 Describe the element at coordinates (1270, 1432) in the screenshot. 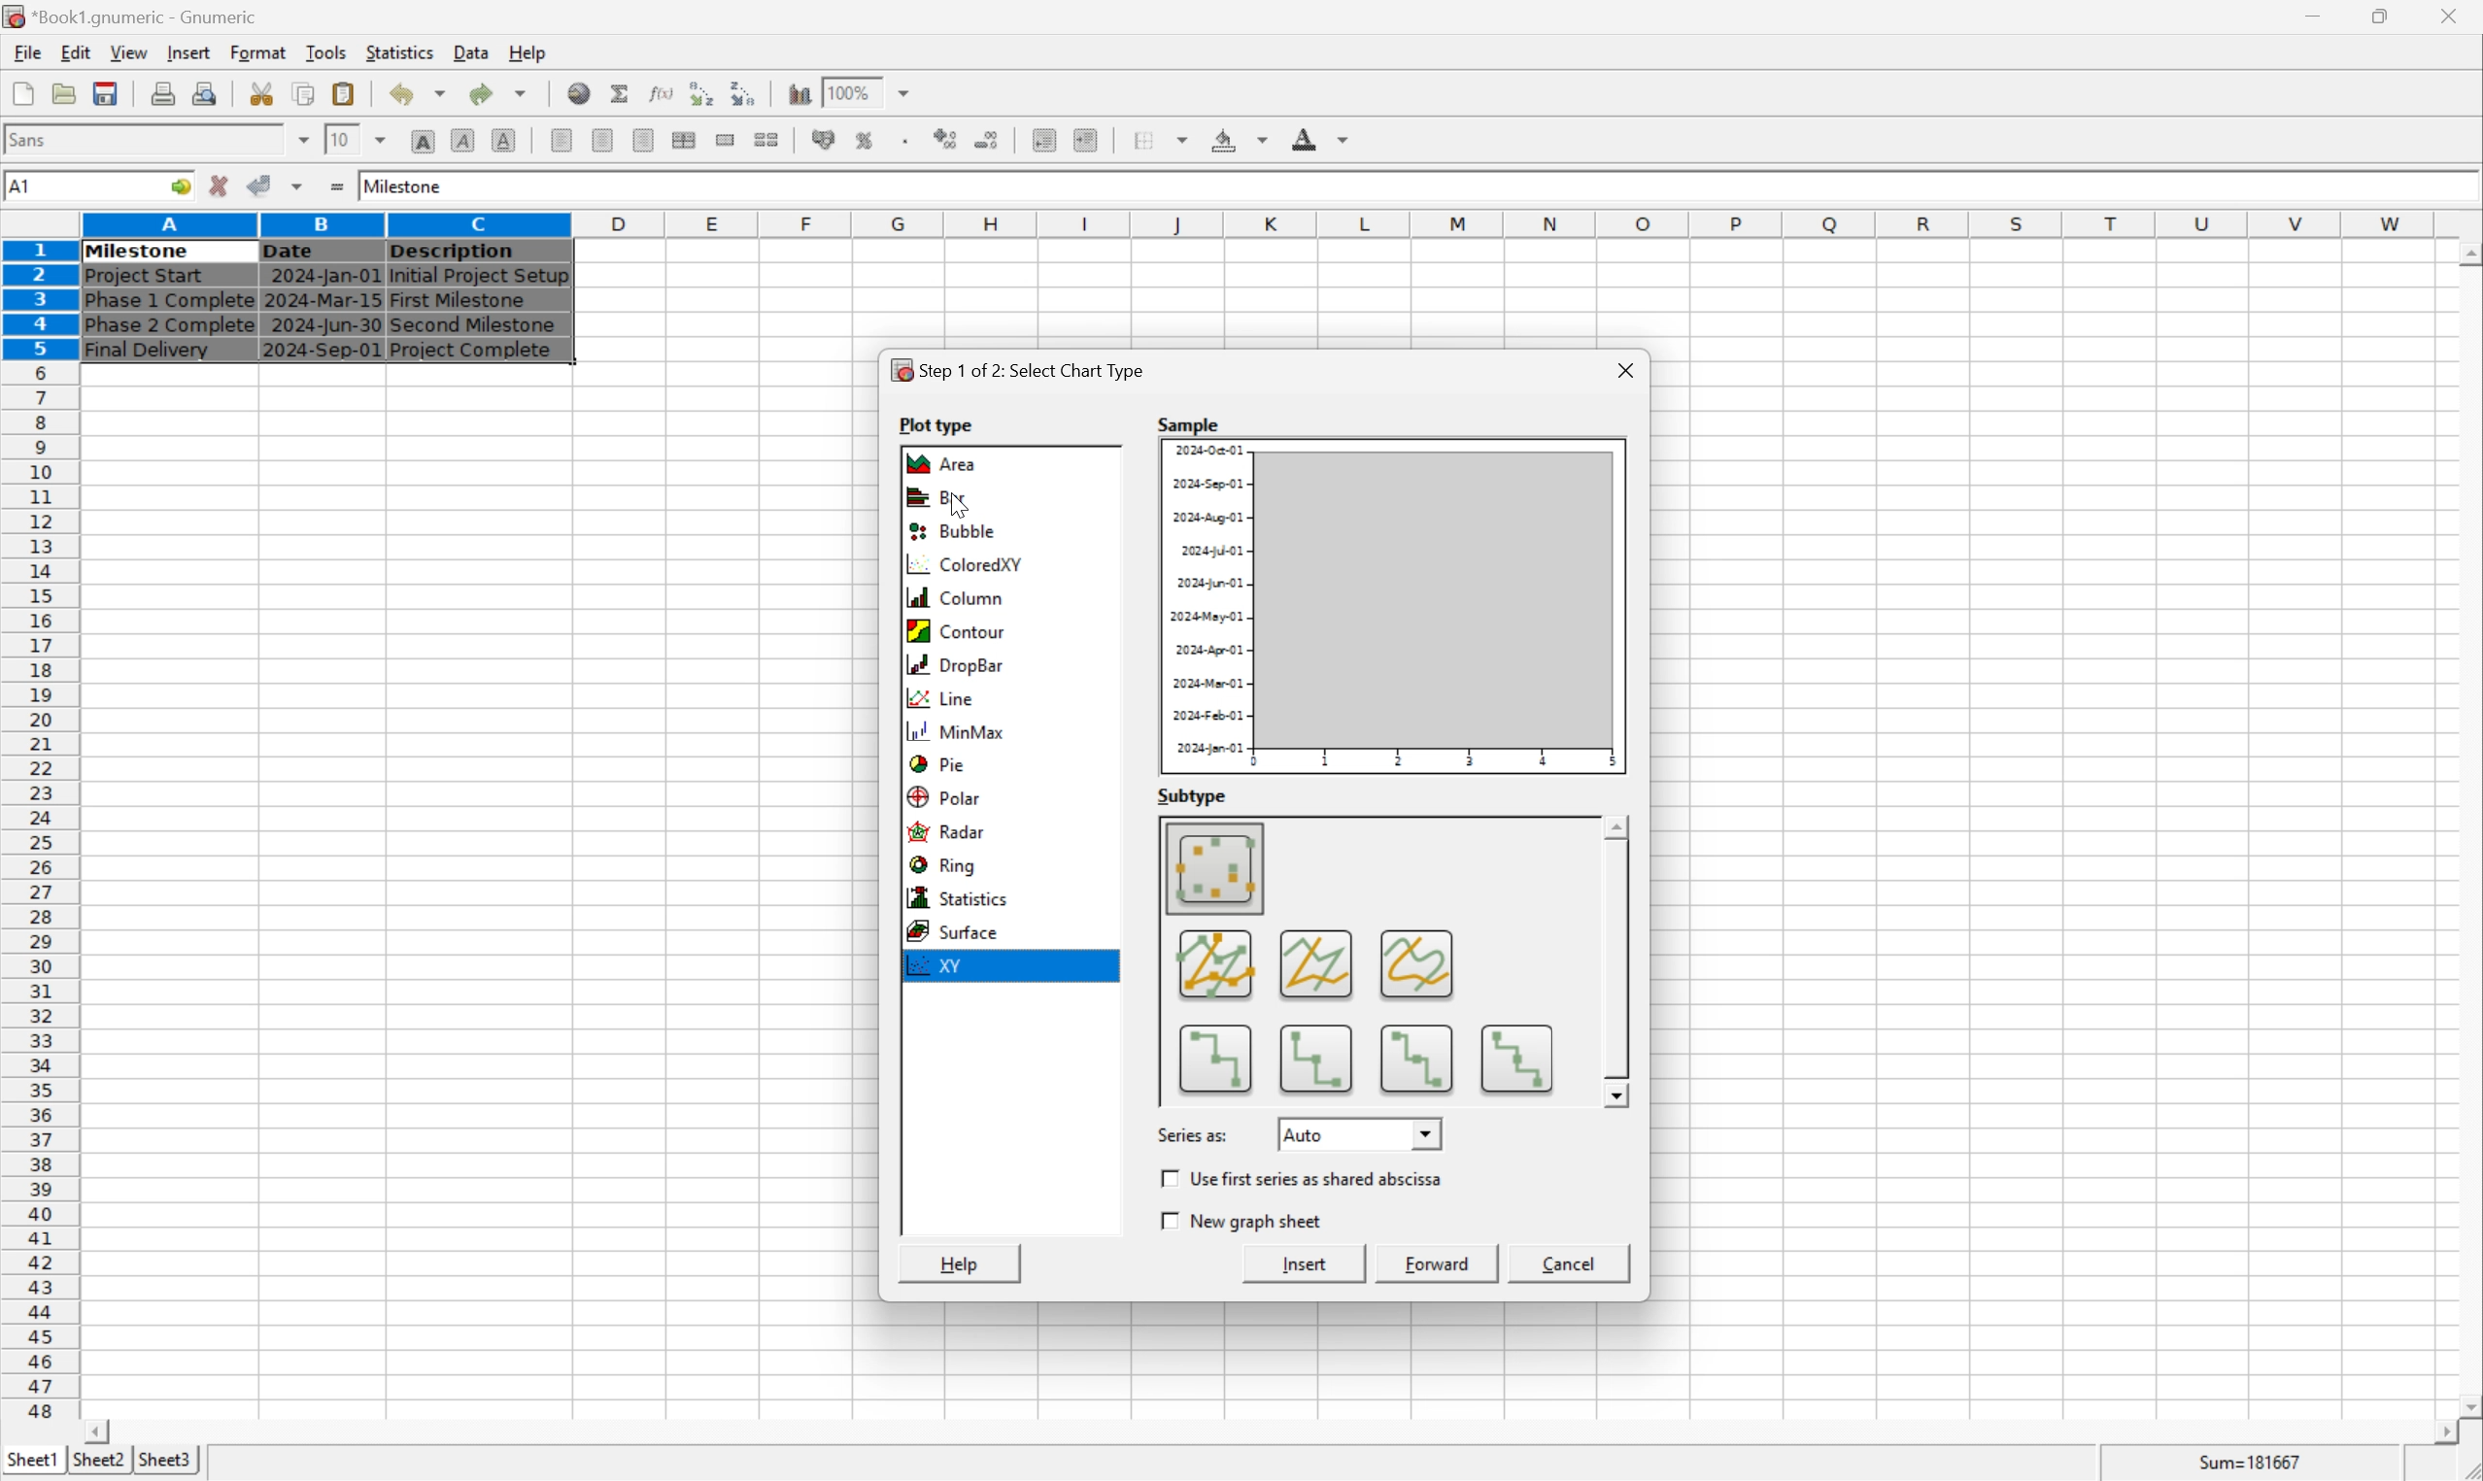

I see `scroll bar` at that location.